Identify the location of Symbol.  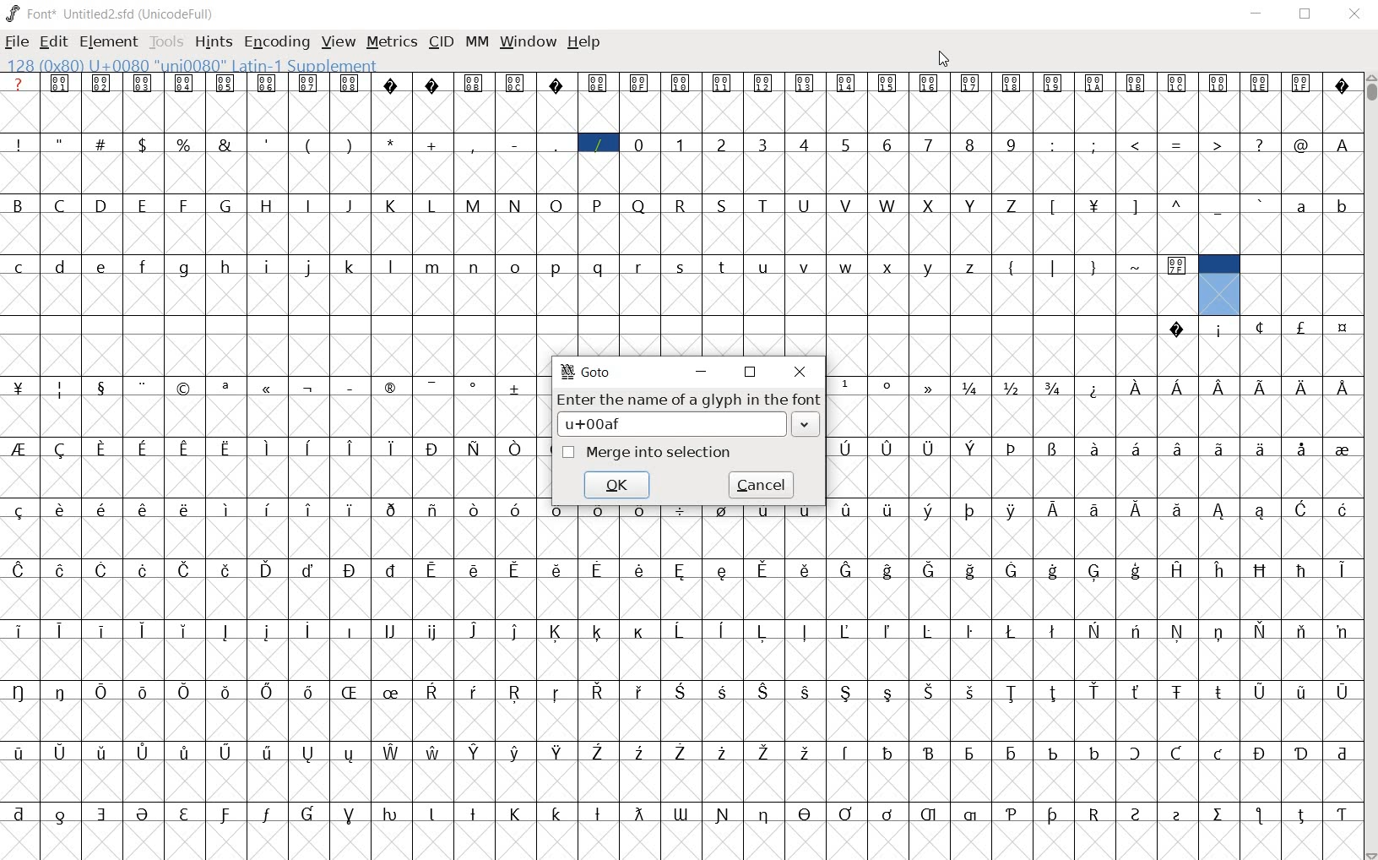
(599, 692).